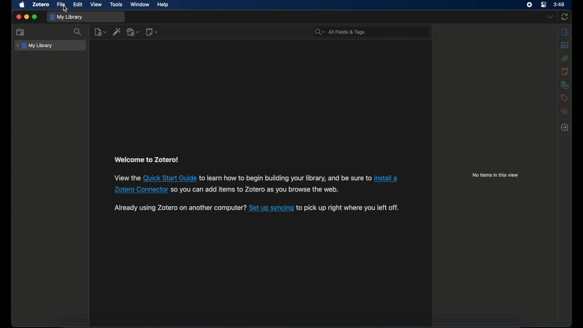  Describe the element at coordinates (96, 5) in the screenshot. I see `view` at that location.